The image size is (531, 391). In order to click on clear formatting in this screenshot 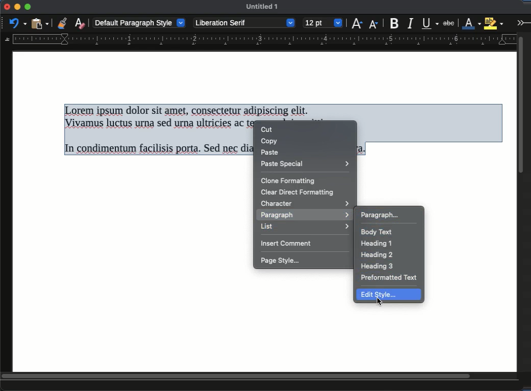, I will do `click(80, 23)`.